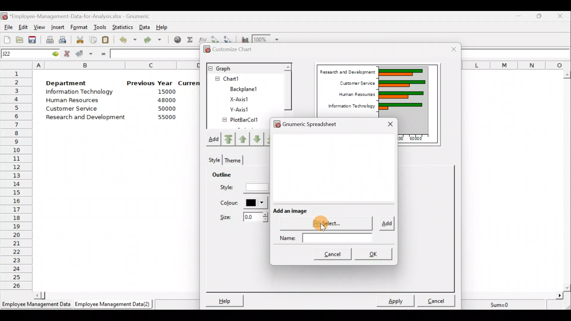 The height and width of the screenshot is (321, 571). I want to click on Rows, so click(17, 180).